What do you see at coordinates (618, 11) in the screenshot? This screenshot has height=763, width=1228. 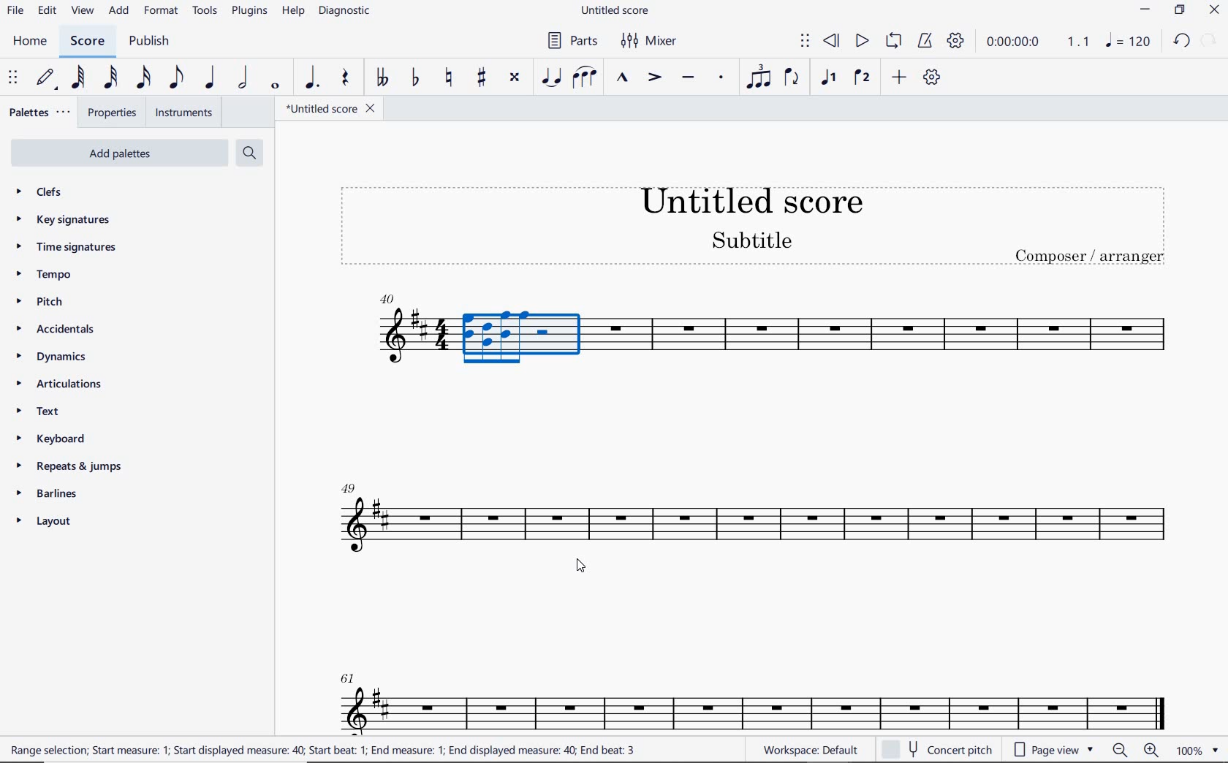 I see `FILE NAME` at bounding box center [618, 11].